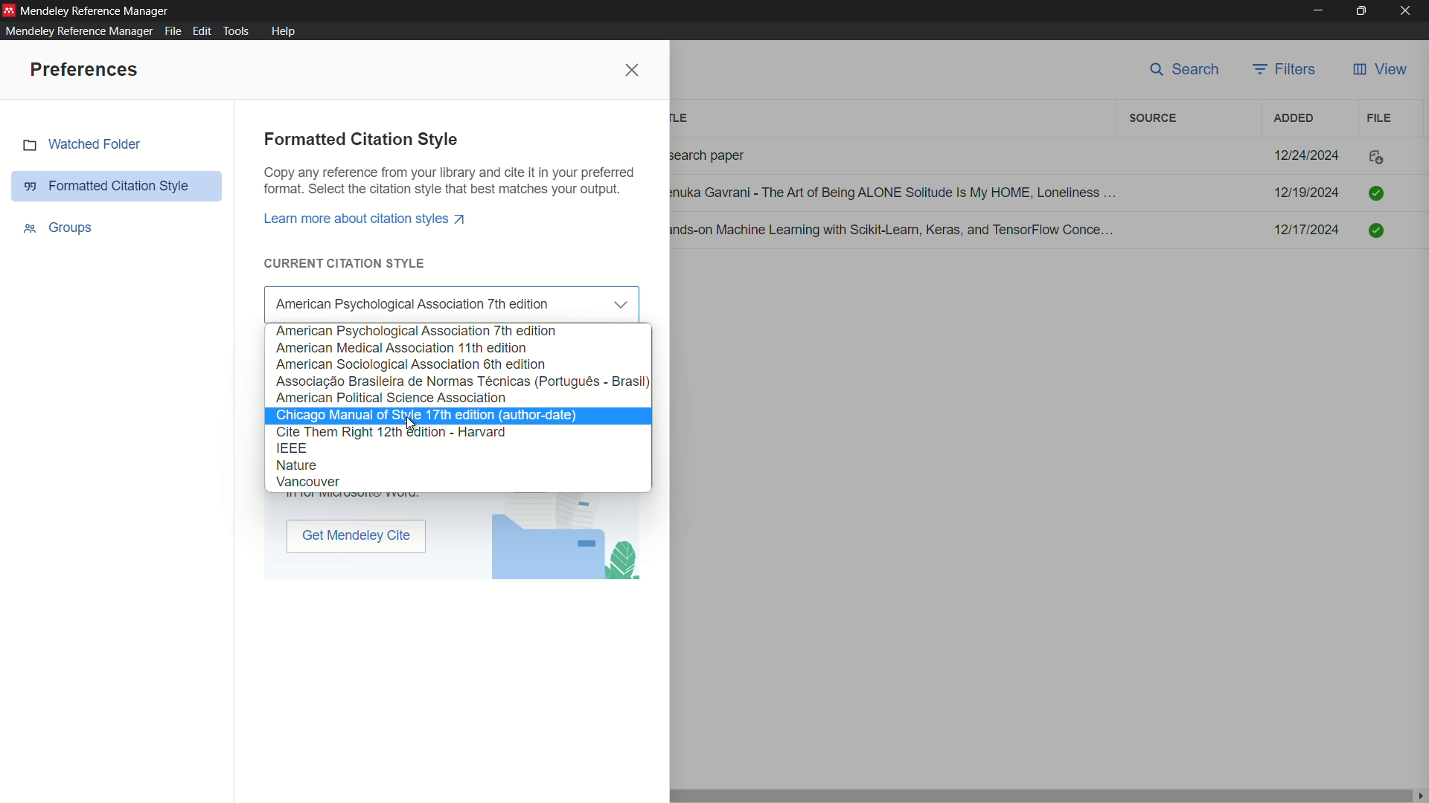 This screenshot has width=1429, height=803. What do you see at coordinates (420, 426) in the screenshot?
I see `cursor` at bounding box center [420, 426].